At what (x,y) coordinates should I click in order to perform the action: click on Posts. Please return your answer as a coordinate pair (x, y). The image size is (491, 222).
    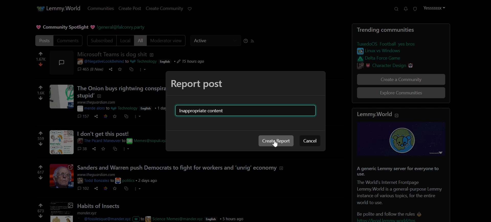
    Looking at the image, I should click on (44, 40).